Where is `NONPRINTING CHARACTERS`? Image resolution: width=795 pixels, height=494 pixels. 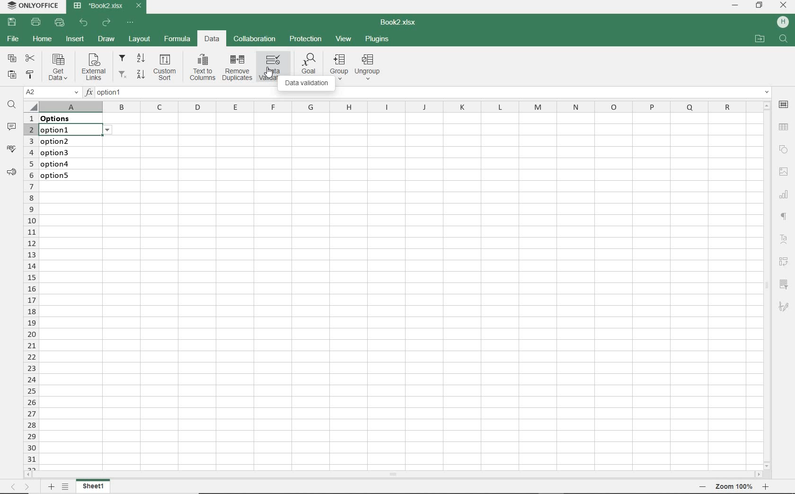 NONPRINTING CHARACTERS is located at coordinates (785, 217).